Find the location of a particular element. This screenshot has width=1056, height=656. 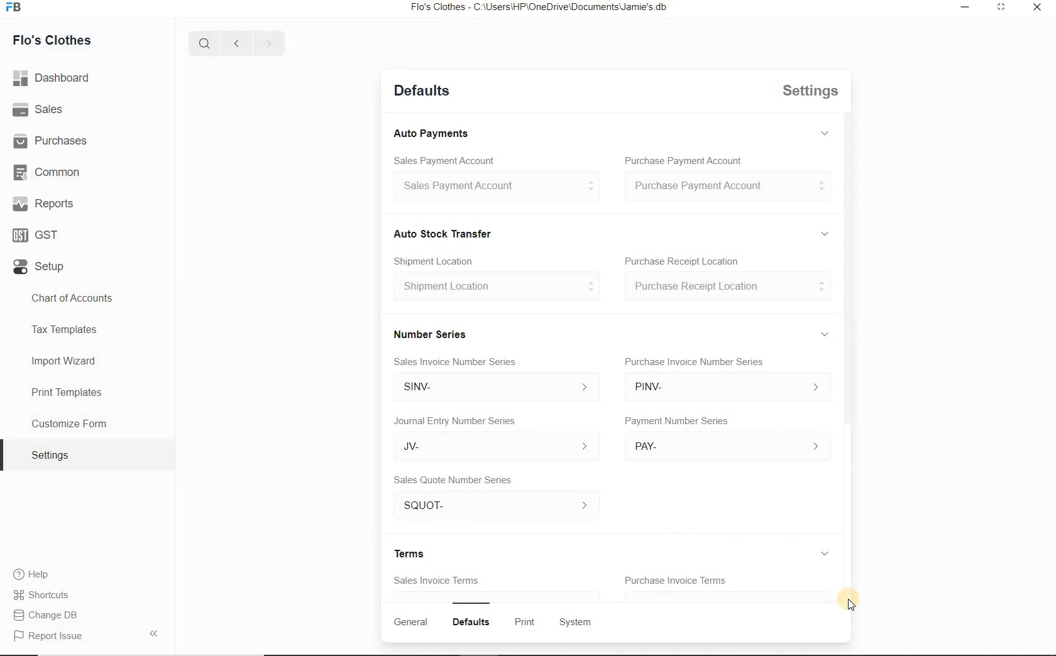

GST is located at coordinates (36, 235).